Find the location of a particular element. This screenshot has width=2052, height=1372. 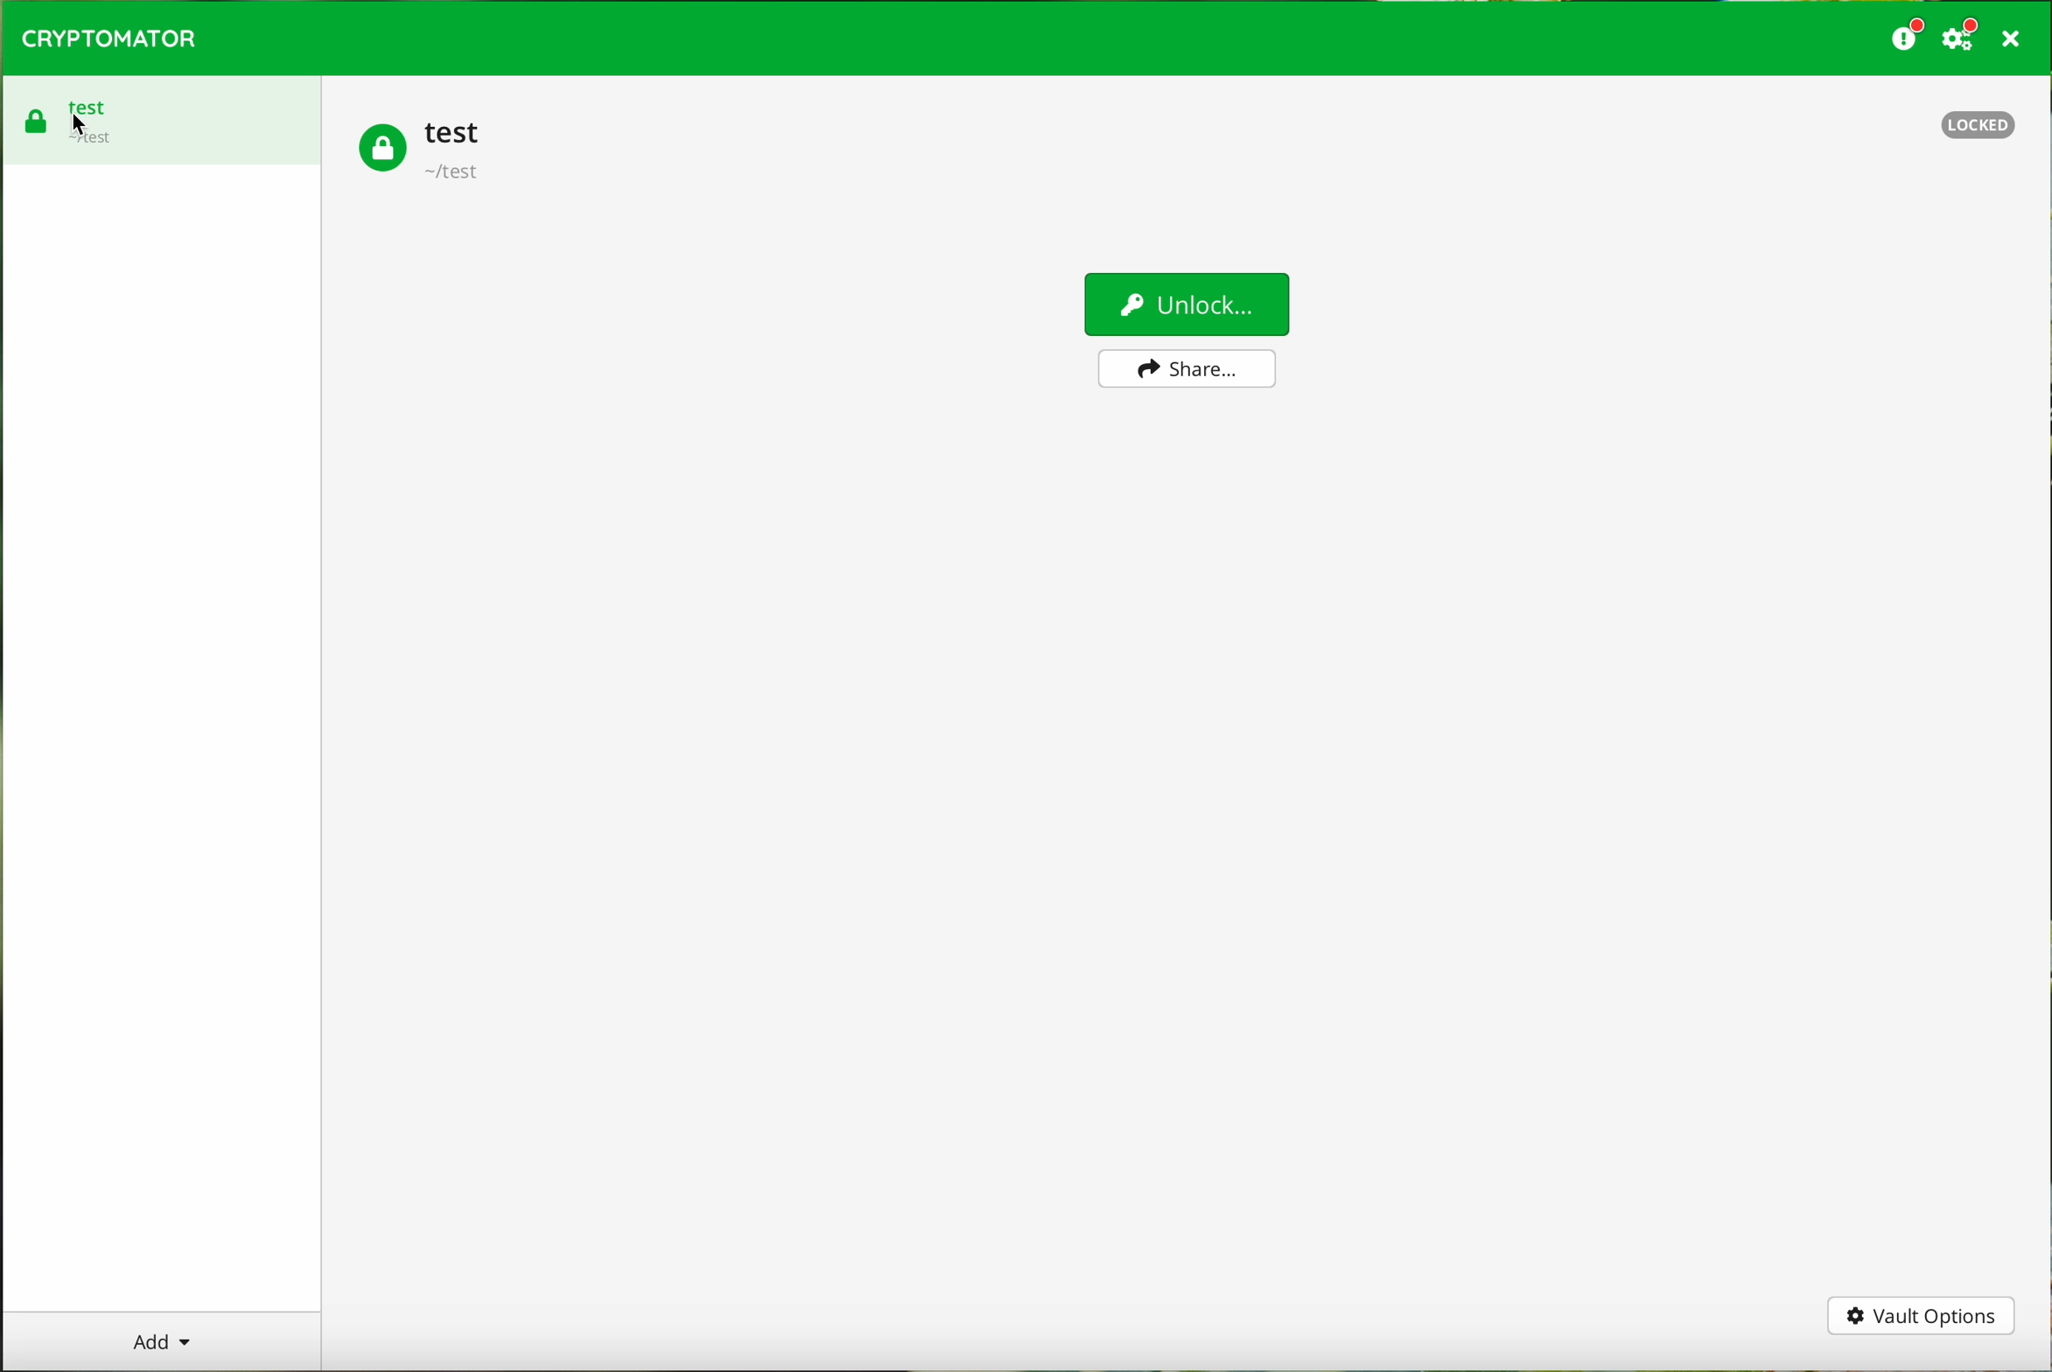

share  is located at coordinates (1188, 368).